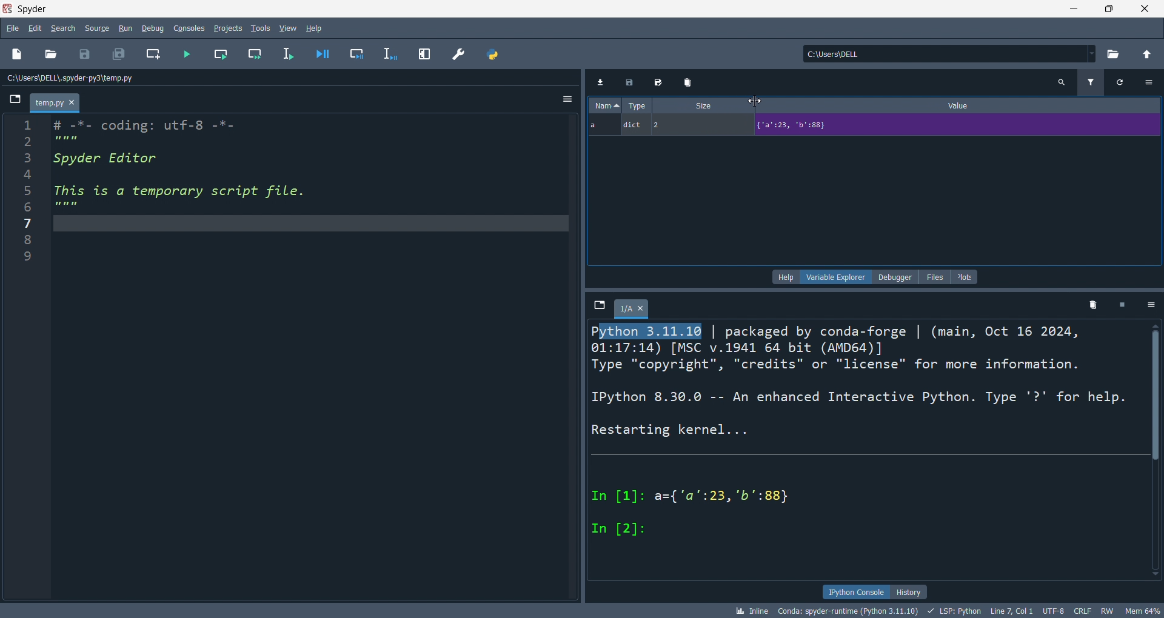 This screenshot has width=1164, height=618. What do you see at coordinates (125, 27) in the screenshot?
I see `run` at bounding box center [125, 27].